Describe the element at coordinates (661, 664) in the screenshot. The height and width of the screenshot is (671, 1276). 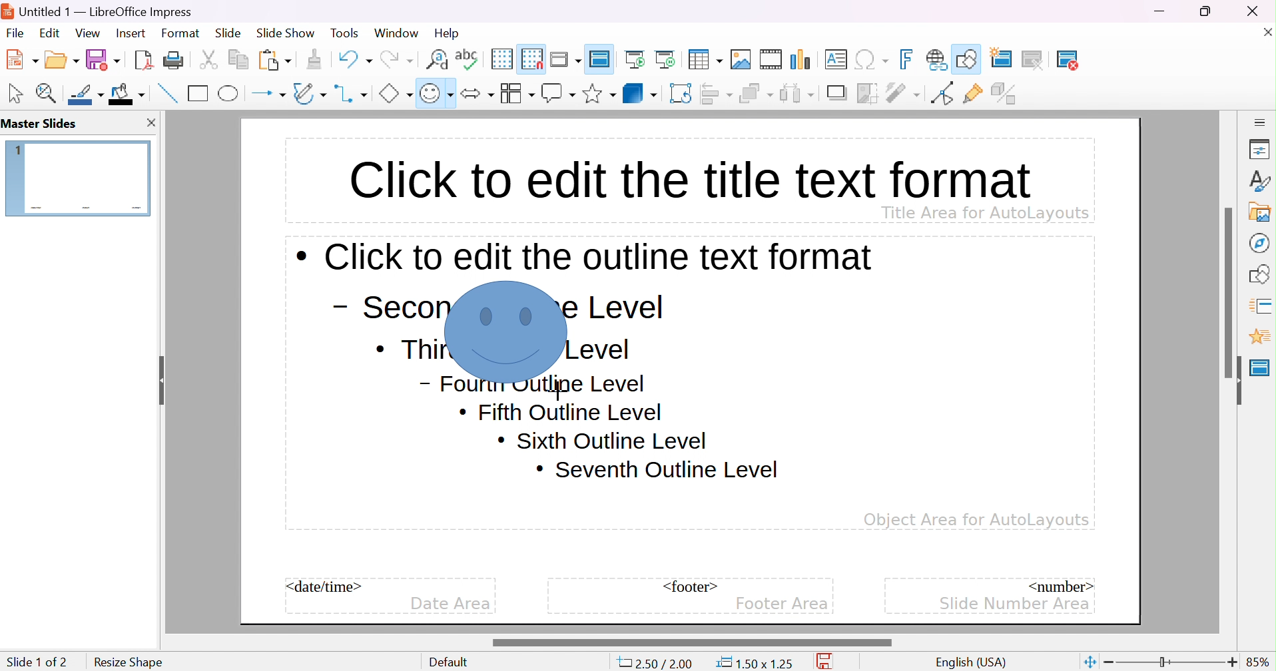
I see `-0.96/0.09` at that location.